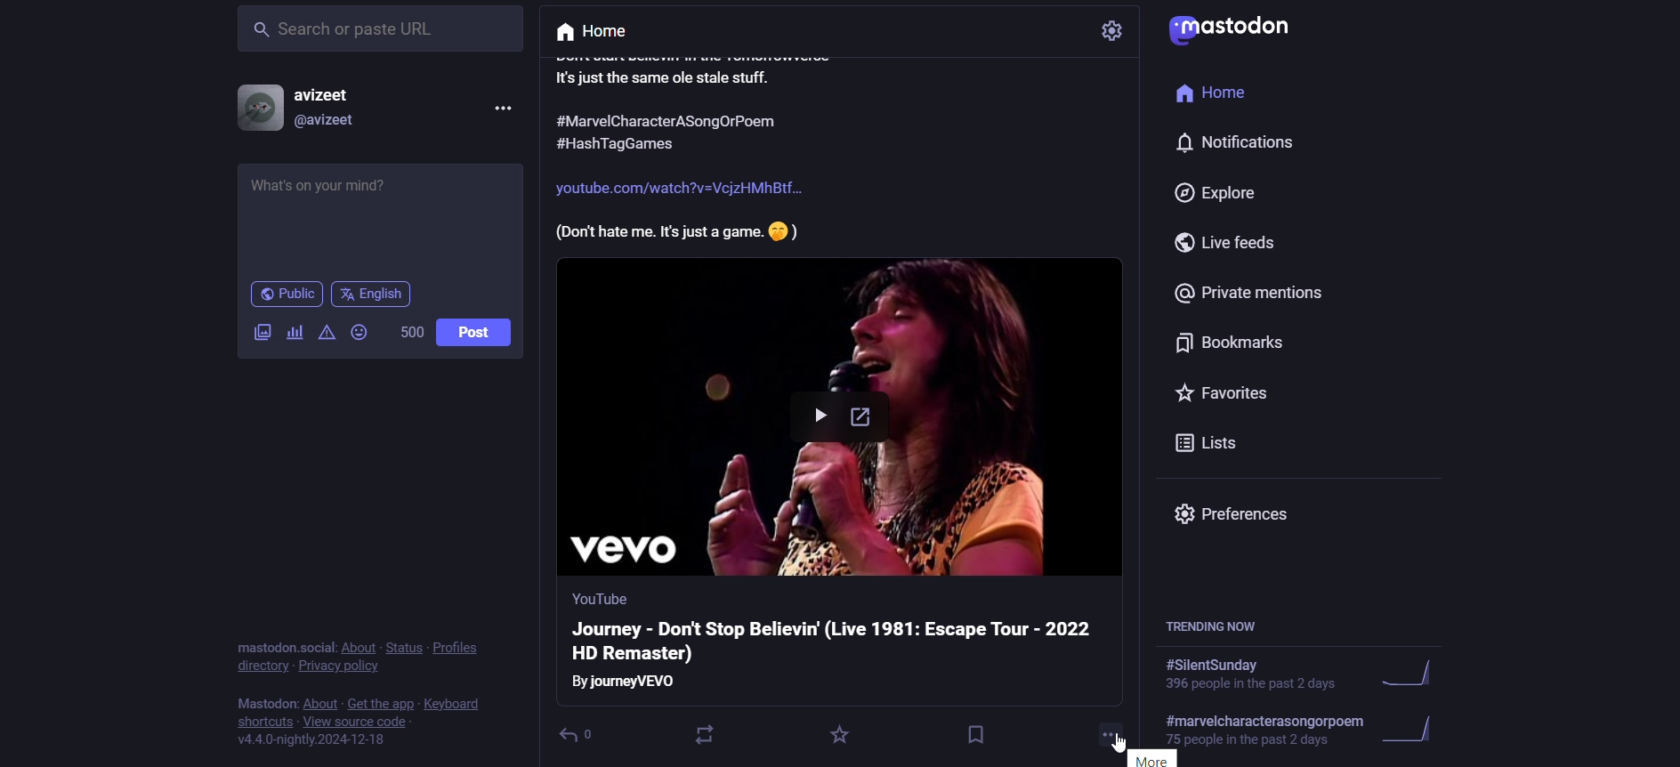  Describe the element at coordinates (458, 648) in the screenshot. I see `profile` at that location.